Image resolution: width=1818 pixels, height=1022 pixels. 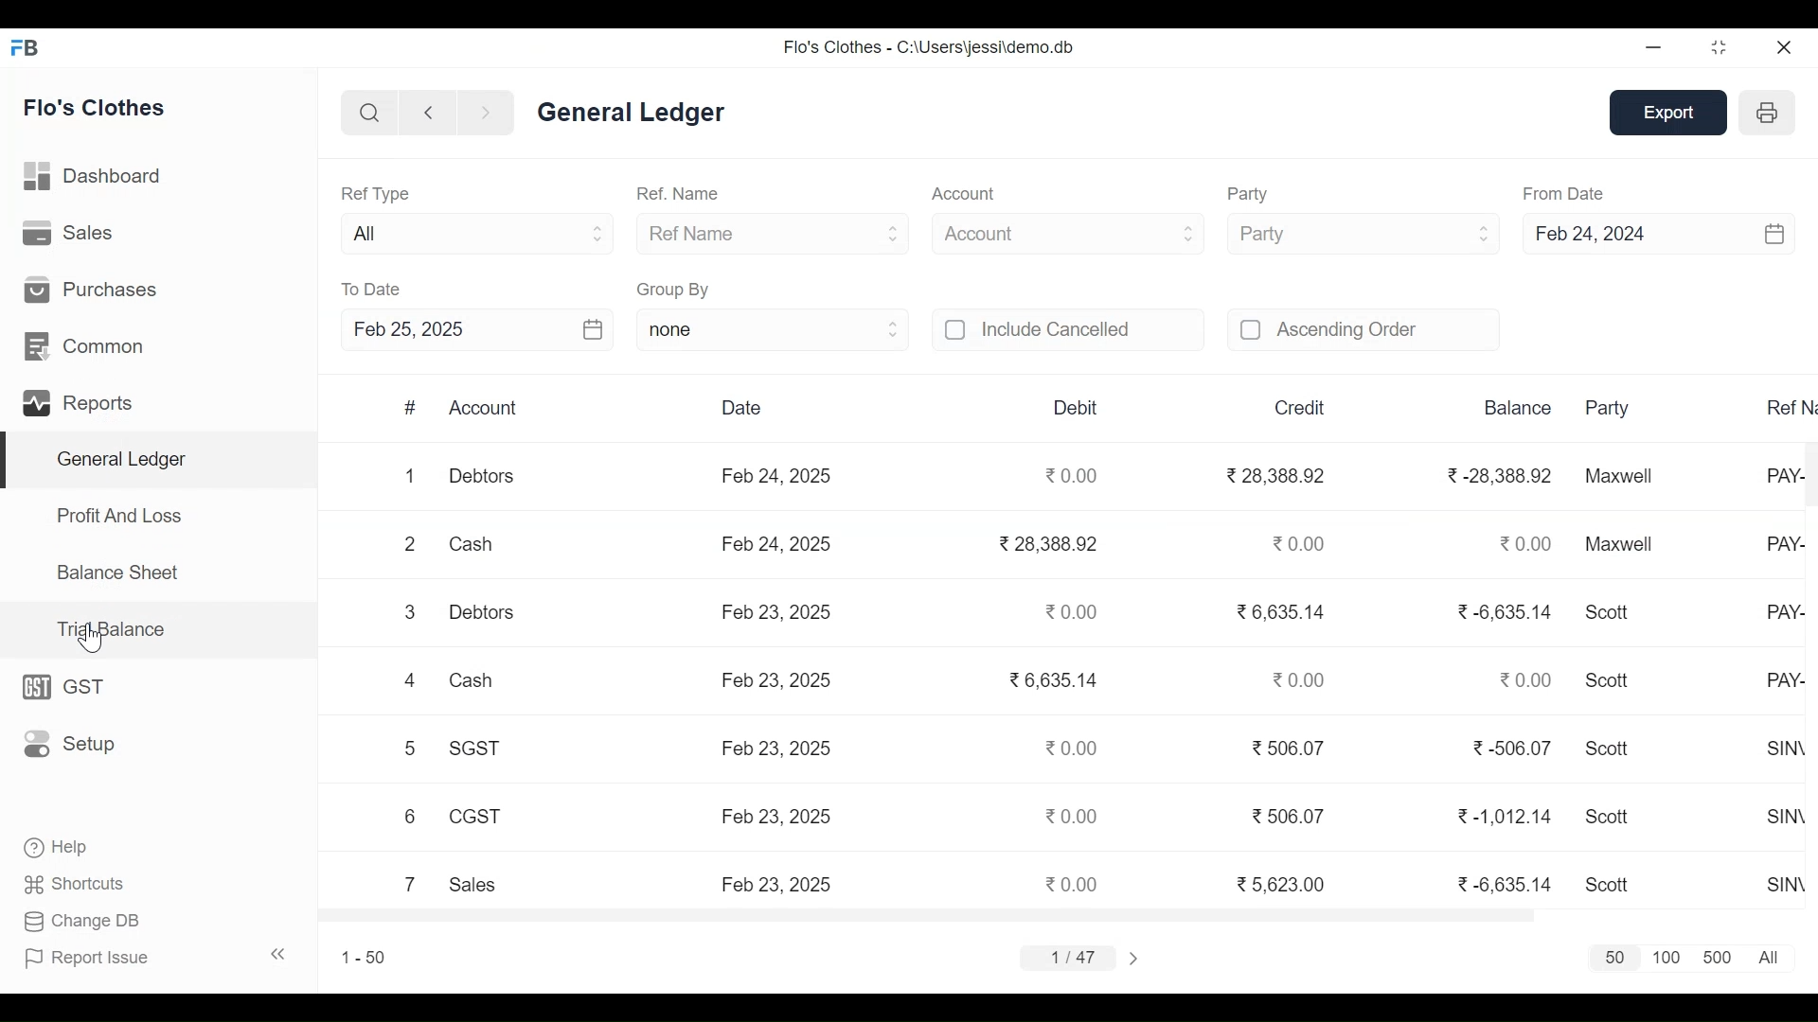 What do you see at coordinates (409, 816) in the screenshot?
I see `6` at bounding box center [409, 816].